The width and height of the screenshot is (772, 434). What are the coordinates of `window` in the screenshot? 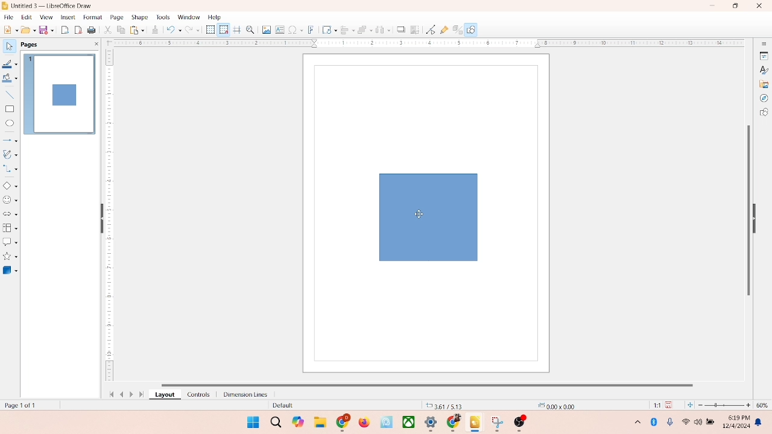 It's located at (188, 17).